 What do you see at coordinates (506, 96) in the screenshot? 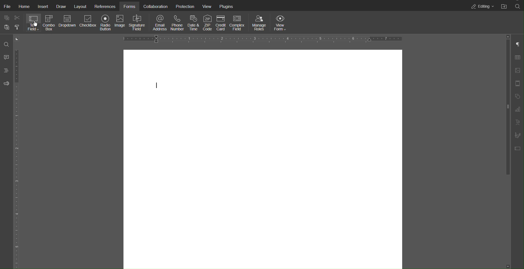
I see `slider` at bounding box center [506, 96].